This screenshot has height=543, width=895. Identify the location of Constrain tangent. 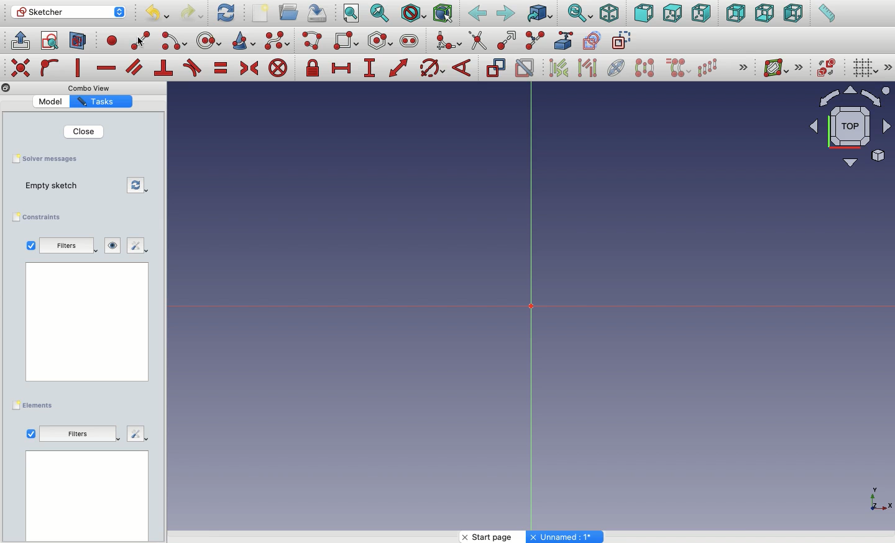
(193, 68).